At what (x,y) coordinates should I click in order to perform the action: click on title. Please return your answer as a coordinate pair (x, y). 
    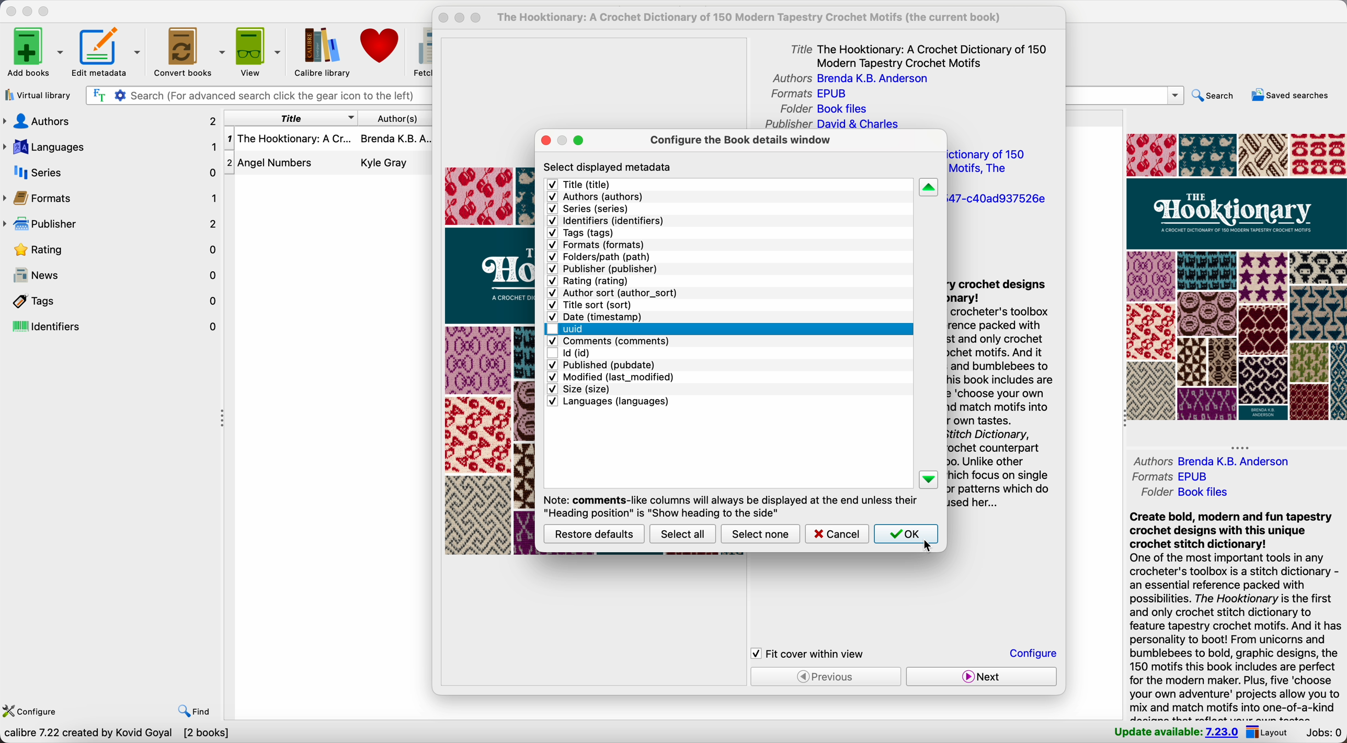
    Looking at the image, I should click on (588, 184).